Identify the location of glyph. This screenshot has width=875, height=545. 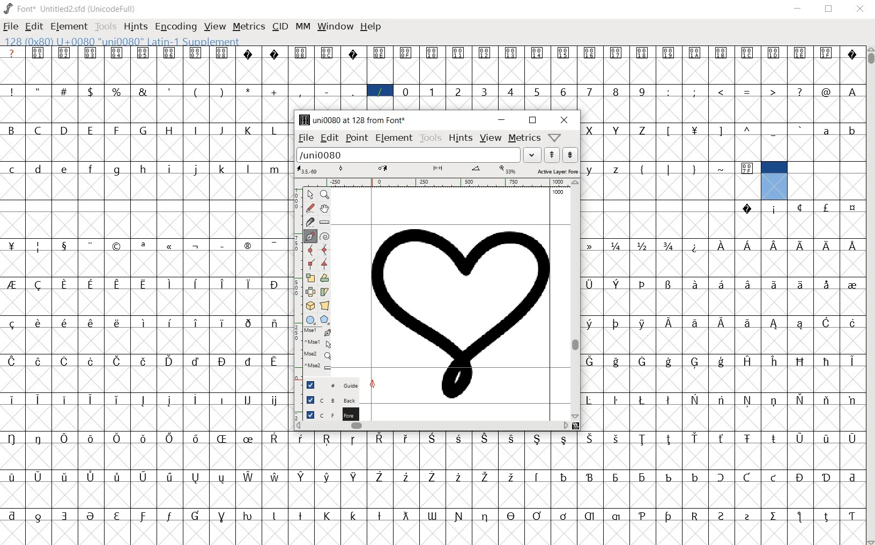
(616, 246).